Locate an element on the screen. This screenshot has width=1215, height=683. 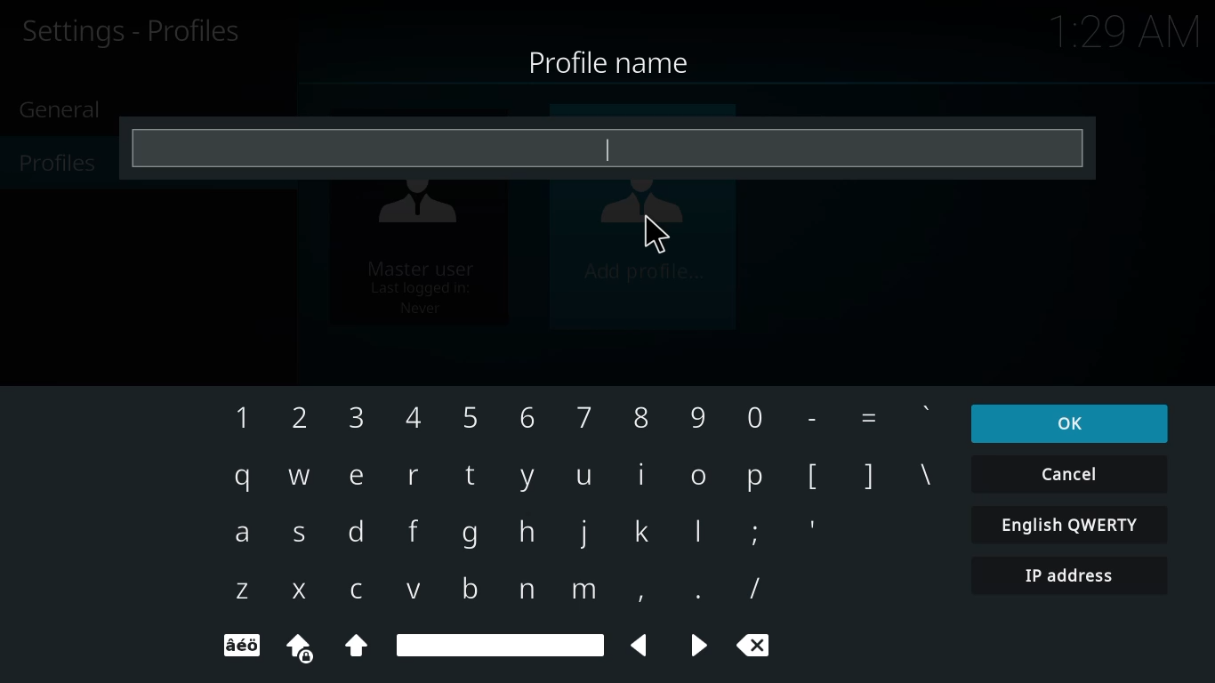
time is located at coordinates (1132, 31).